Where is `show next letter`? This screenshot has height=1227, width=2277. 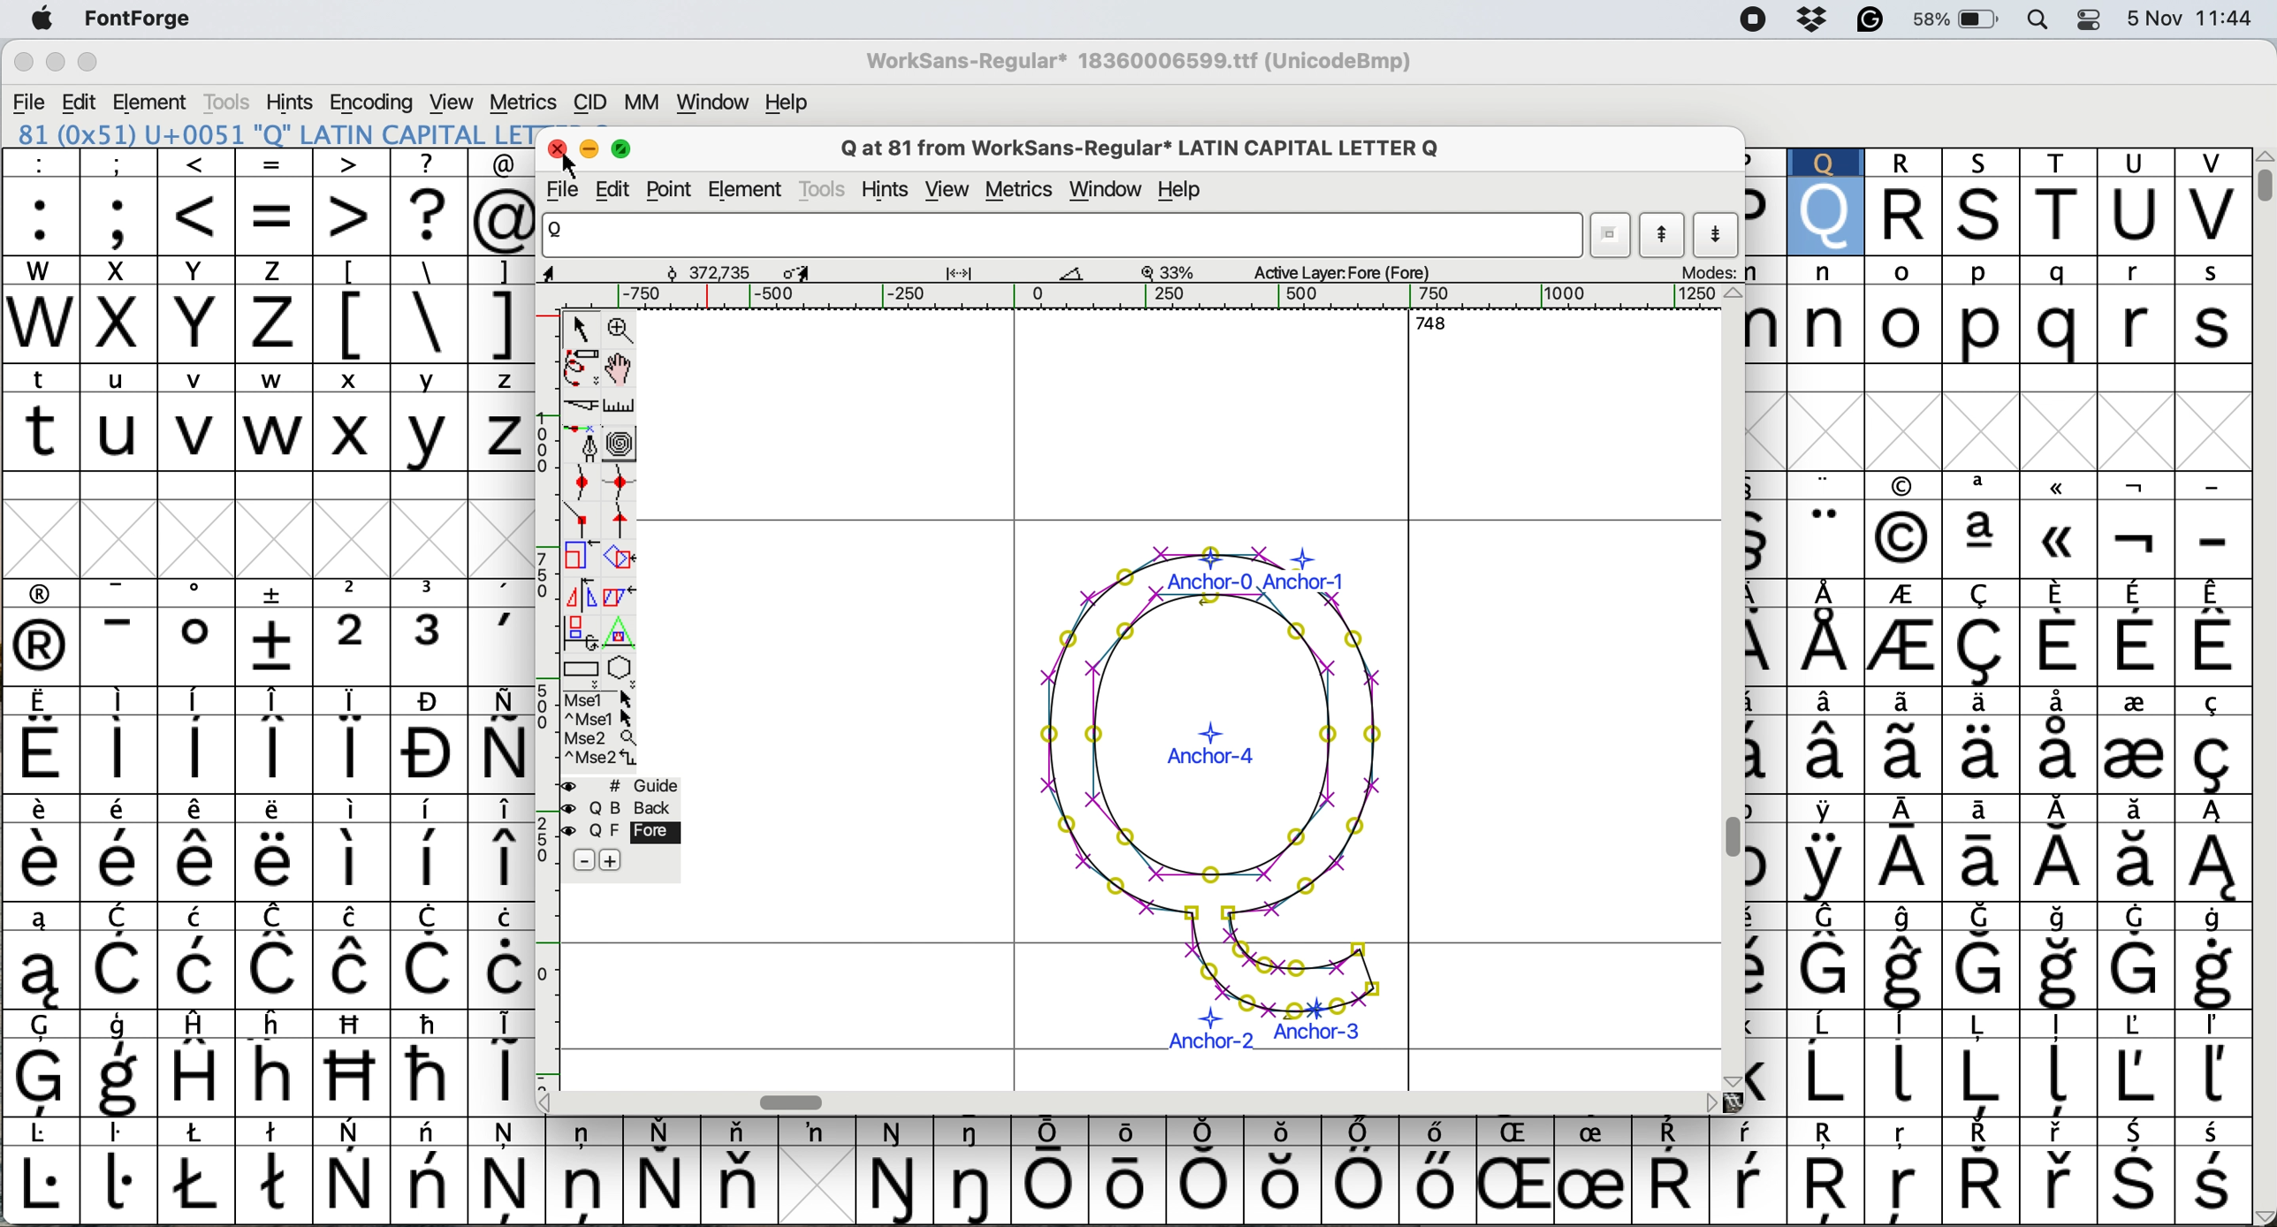
show next letter is located at coordinates (1718, 238).